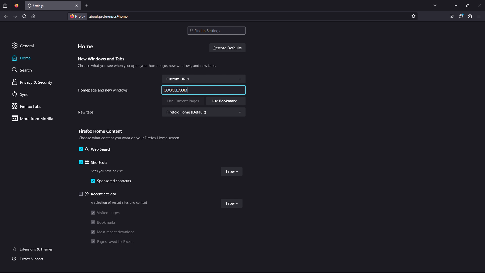 This screenshot has width=485, height=273. I want to click on Plugin, so click(470, 17).